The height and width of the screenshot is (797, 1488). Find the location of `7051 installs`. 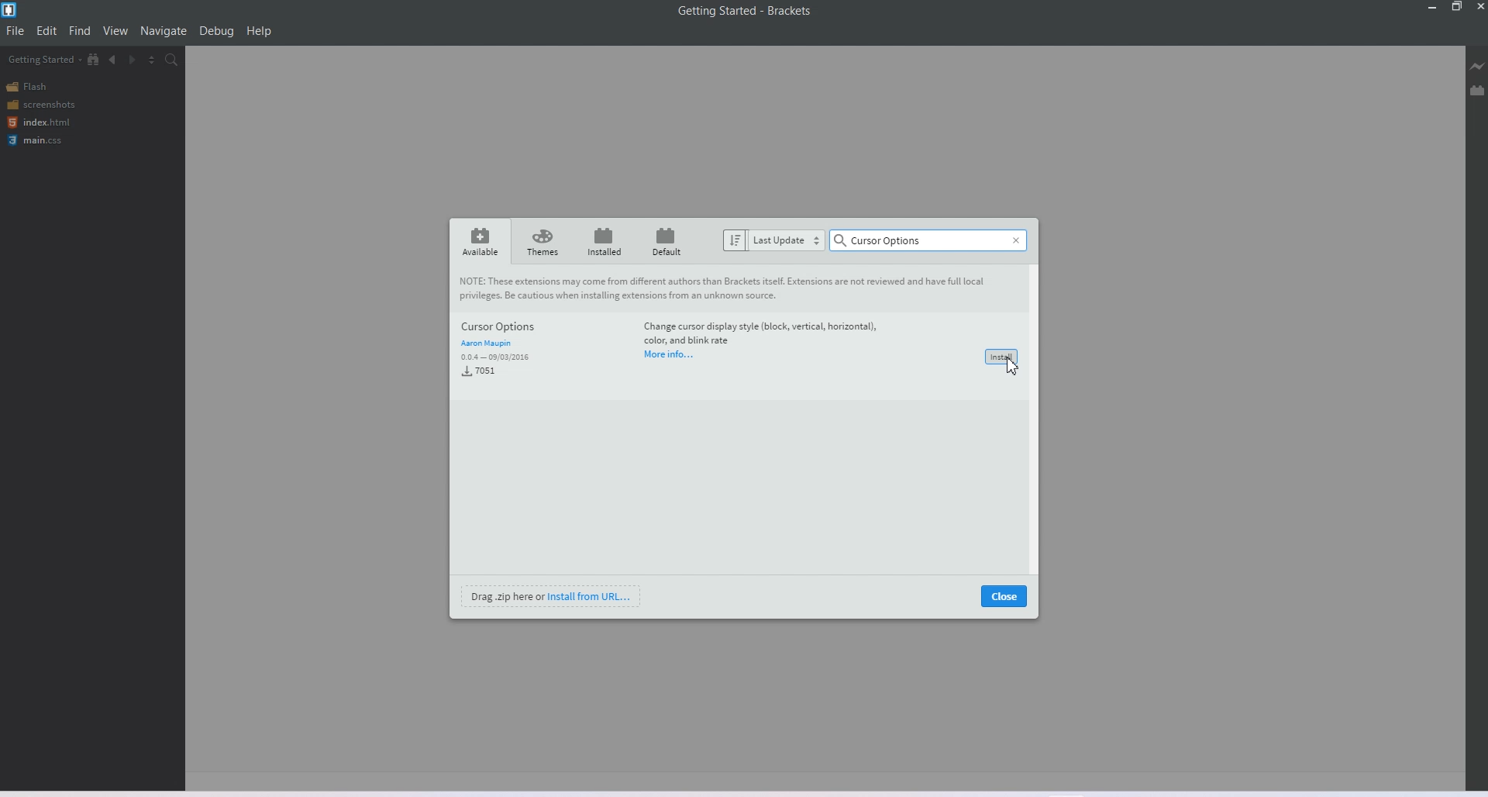

7051 installs is located at coordinates (479, 374).